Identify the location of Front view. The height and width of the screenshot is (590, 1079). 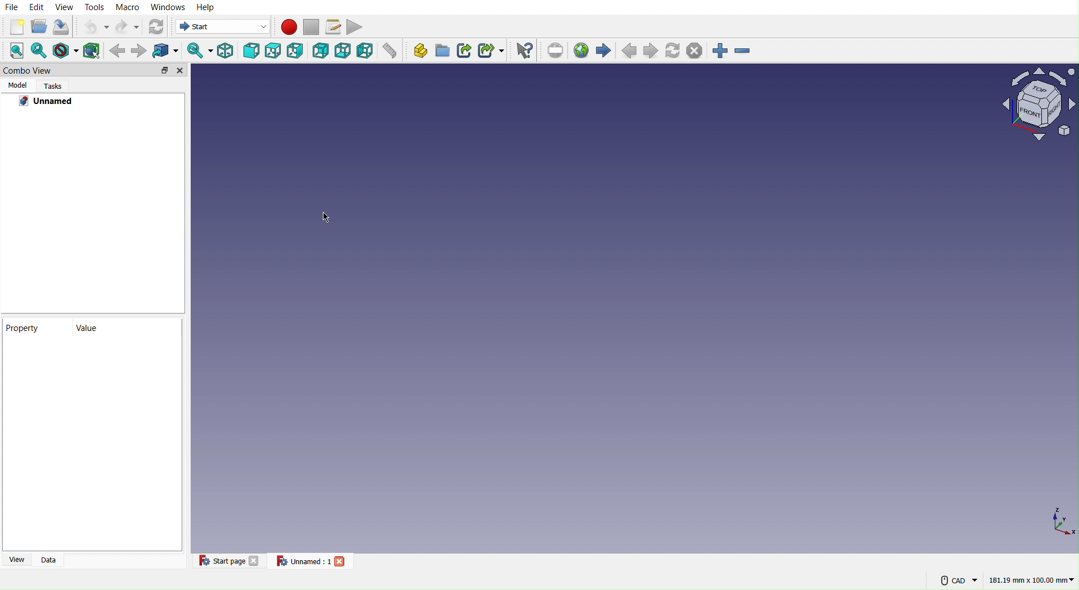
(251, 50).